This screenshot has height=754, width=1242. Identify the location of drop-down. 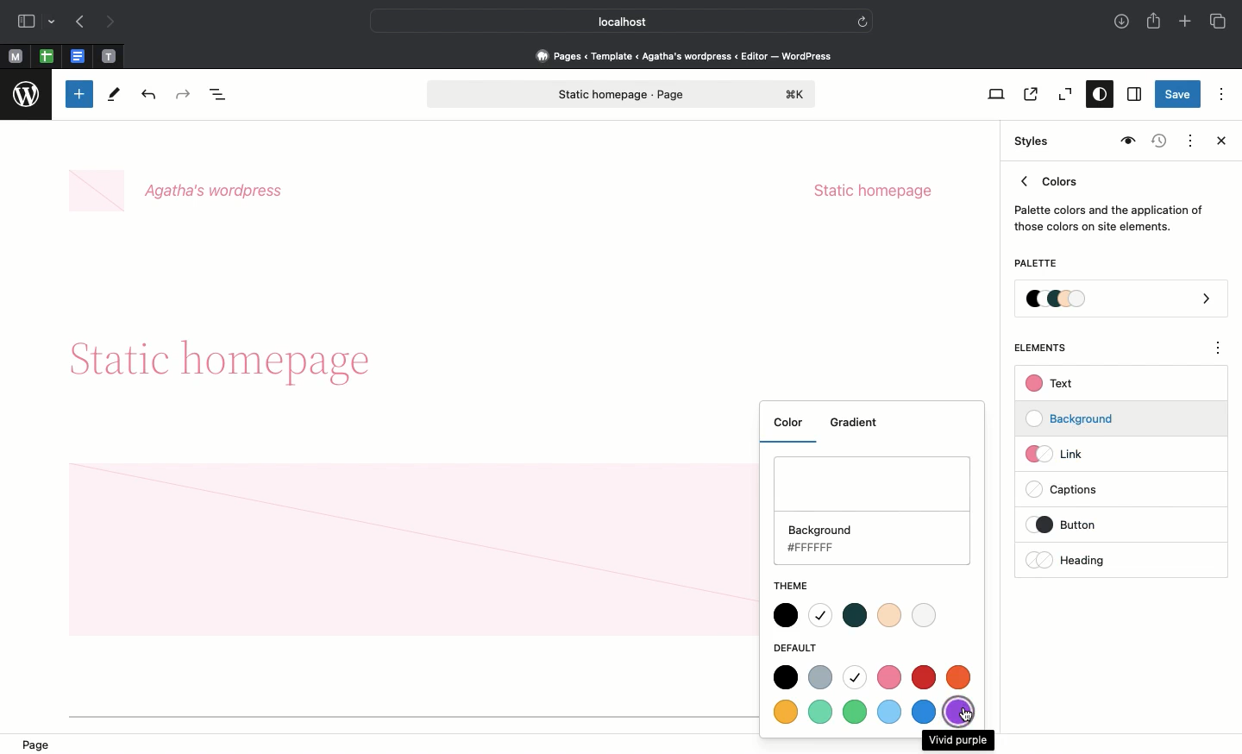
(54, 22).